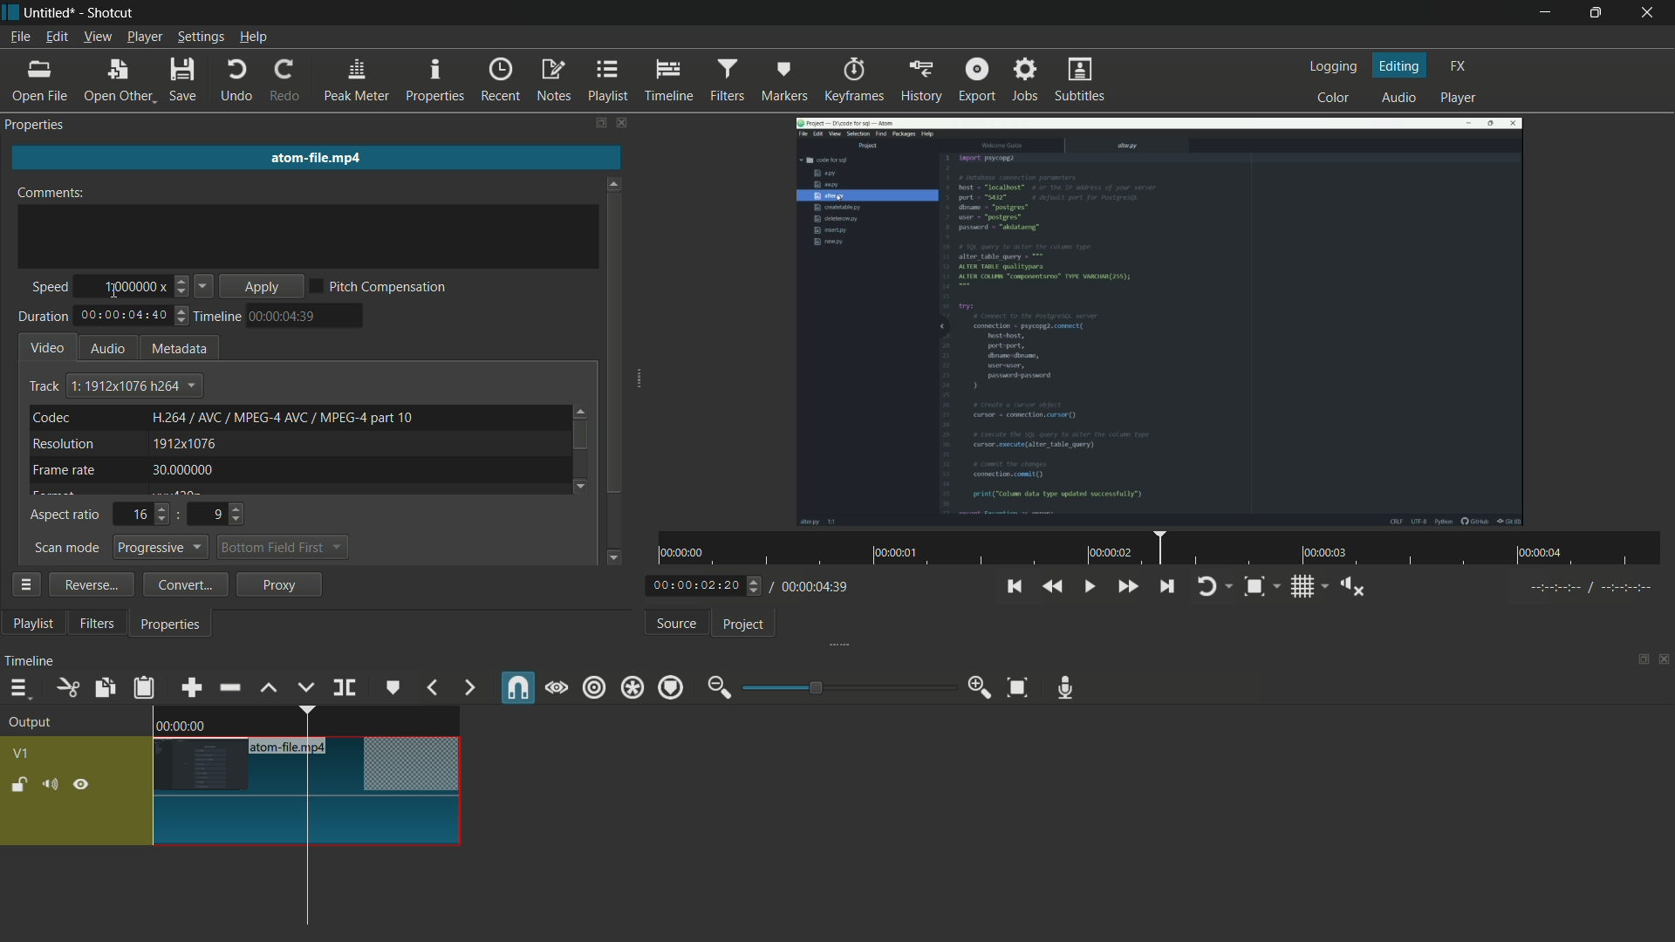 The height and width of the screenshot is (942, 1675). What do you see at coordinates (83, 783) in the screenshot?
I see `hide` at bounding box center [83, 783].